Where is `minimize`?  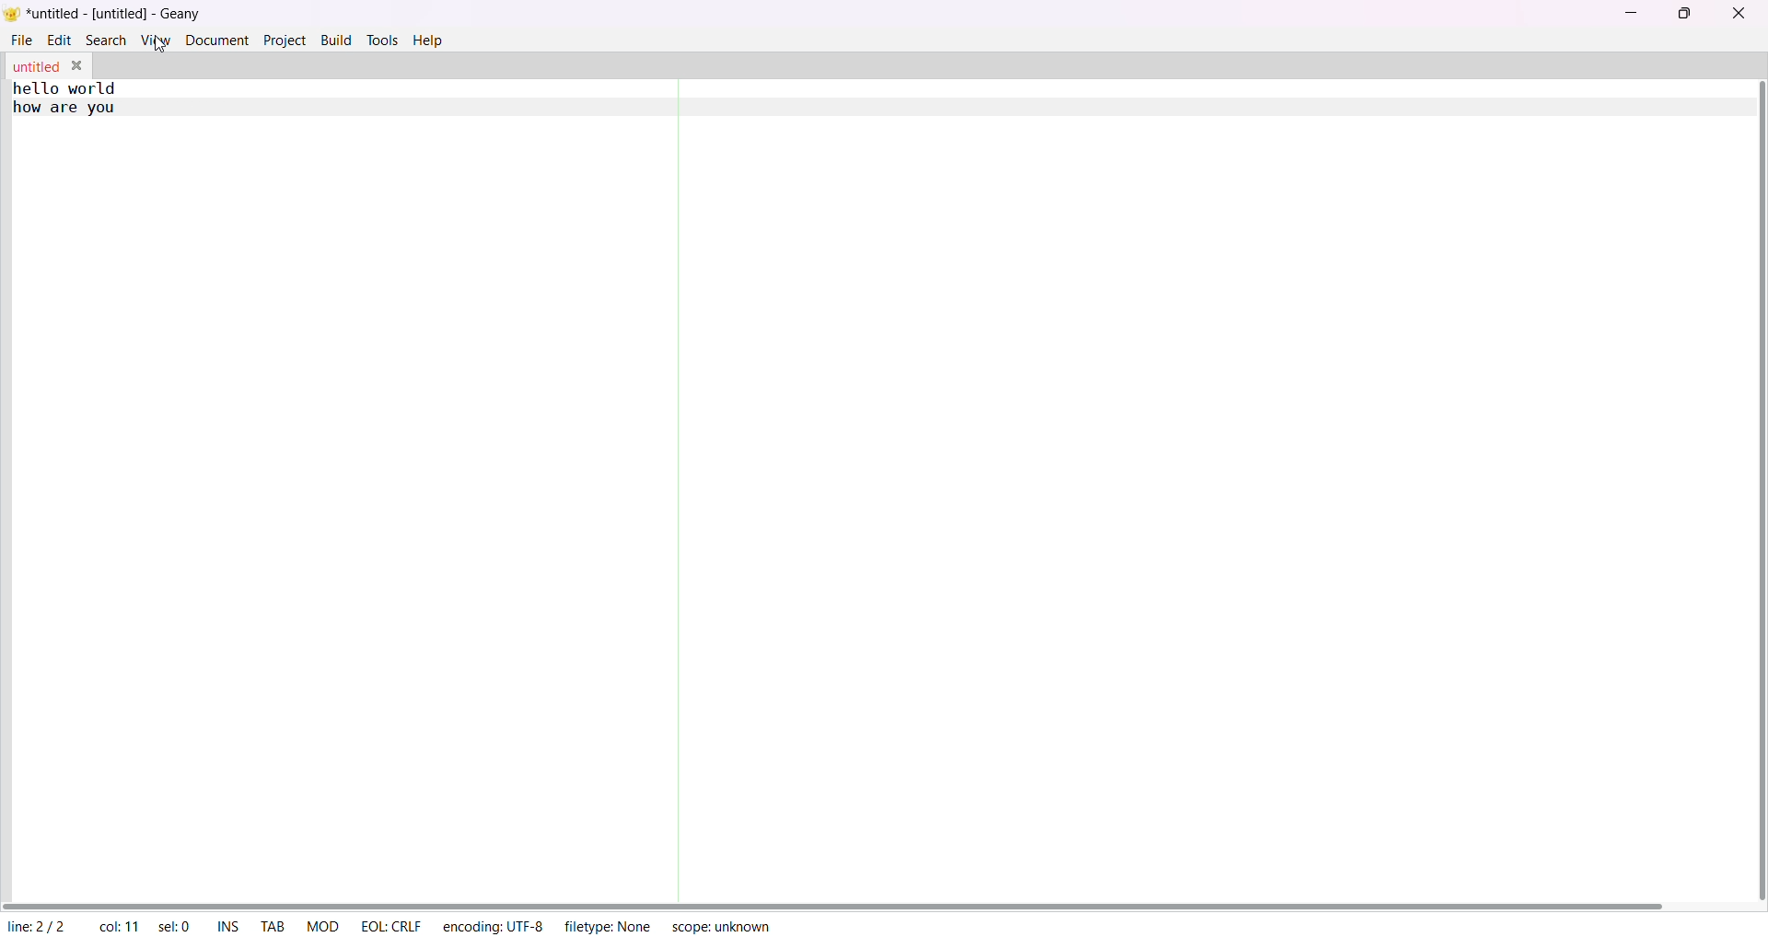 minimize is located at coordinates (1628, 15).